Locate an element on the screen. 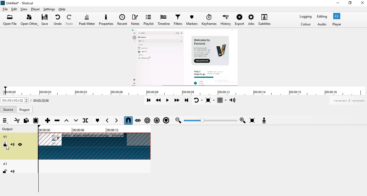 This screenshot has width=367, height=196. split at playhead is located at coordinates (90, 121).